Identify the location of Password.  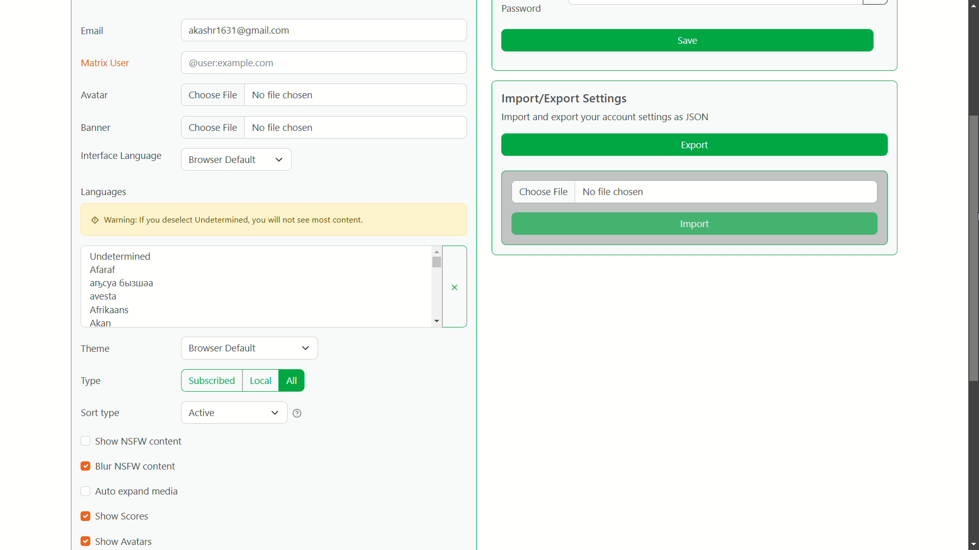
(523, 8).